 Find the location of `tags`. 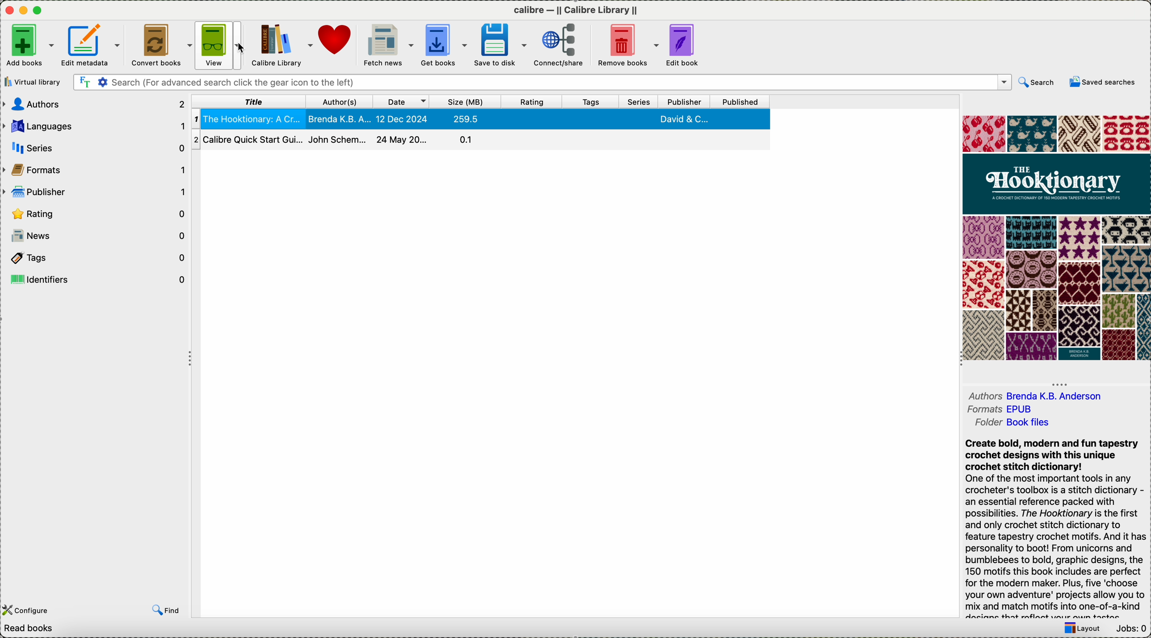

tags is located at coordinates (595, 101).